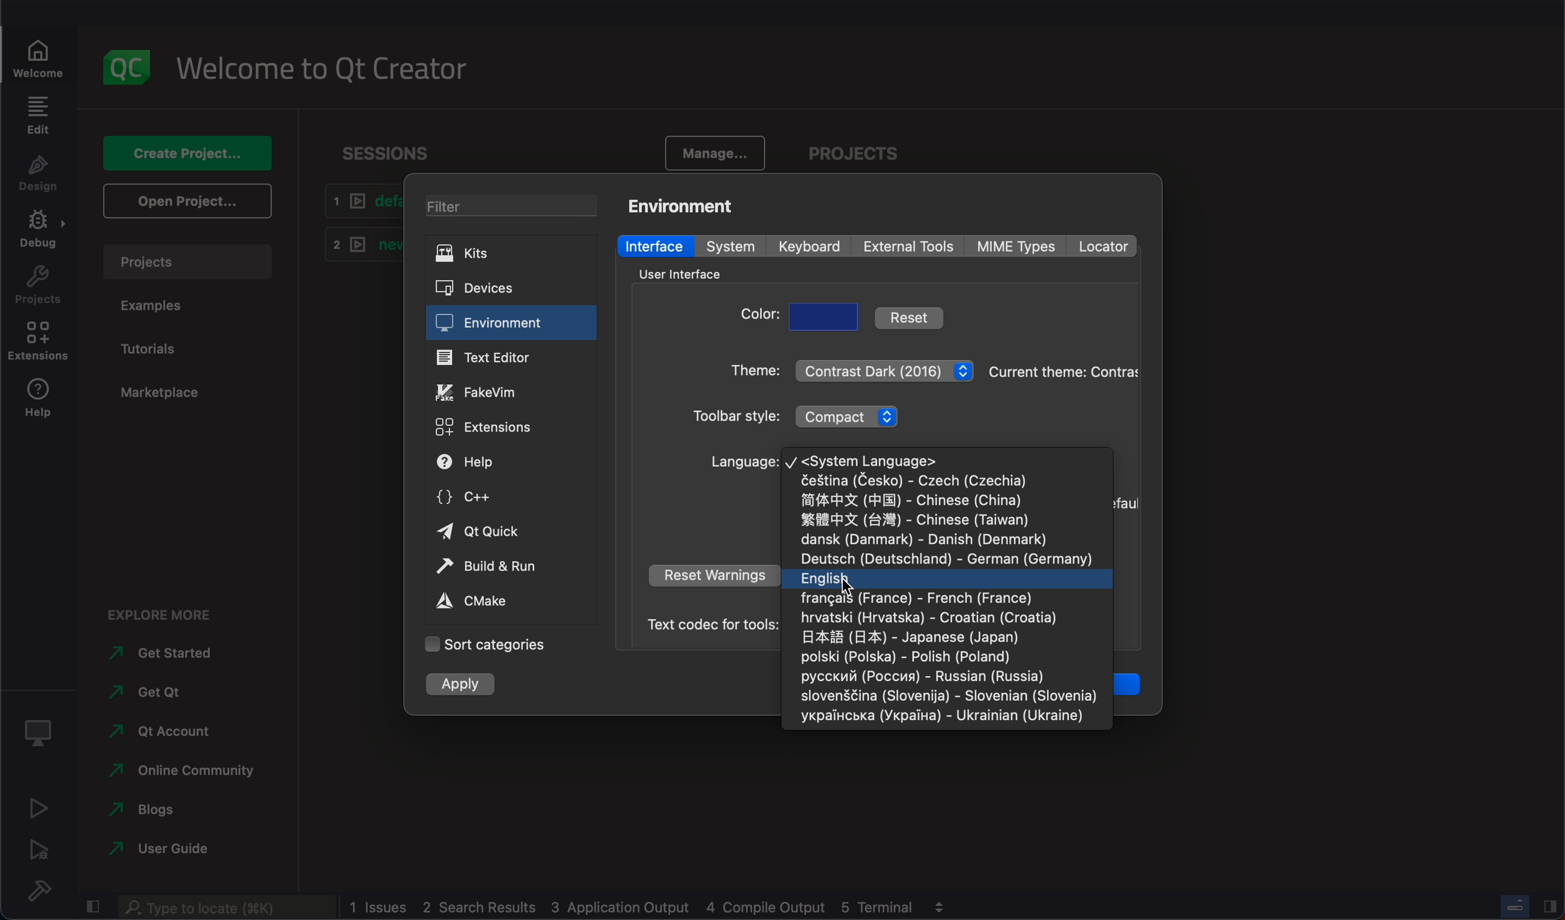  I want to click on choose color, so click(825, 317).